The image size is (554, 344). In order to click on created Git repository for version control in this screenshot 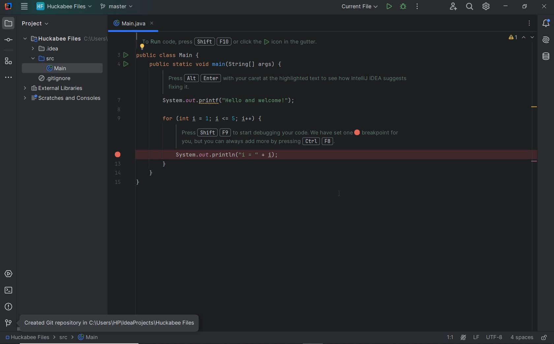, I will do `click(118, 320)`.